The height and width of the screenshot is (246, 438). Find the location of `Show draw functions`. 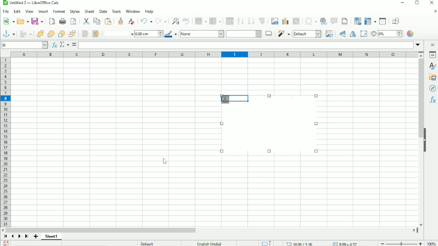

Show draw functions is located at coordinates (396, 20).